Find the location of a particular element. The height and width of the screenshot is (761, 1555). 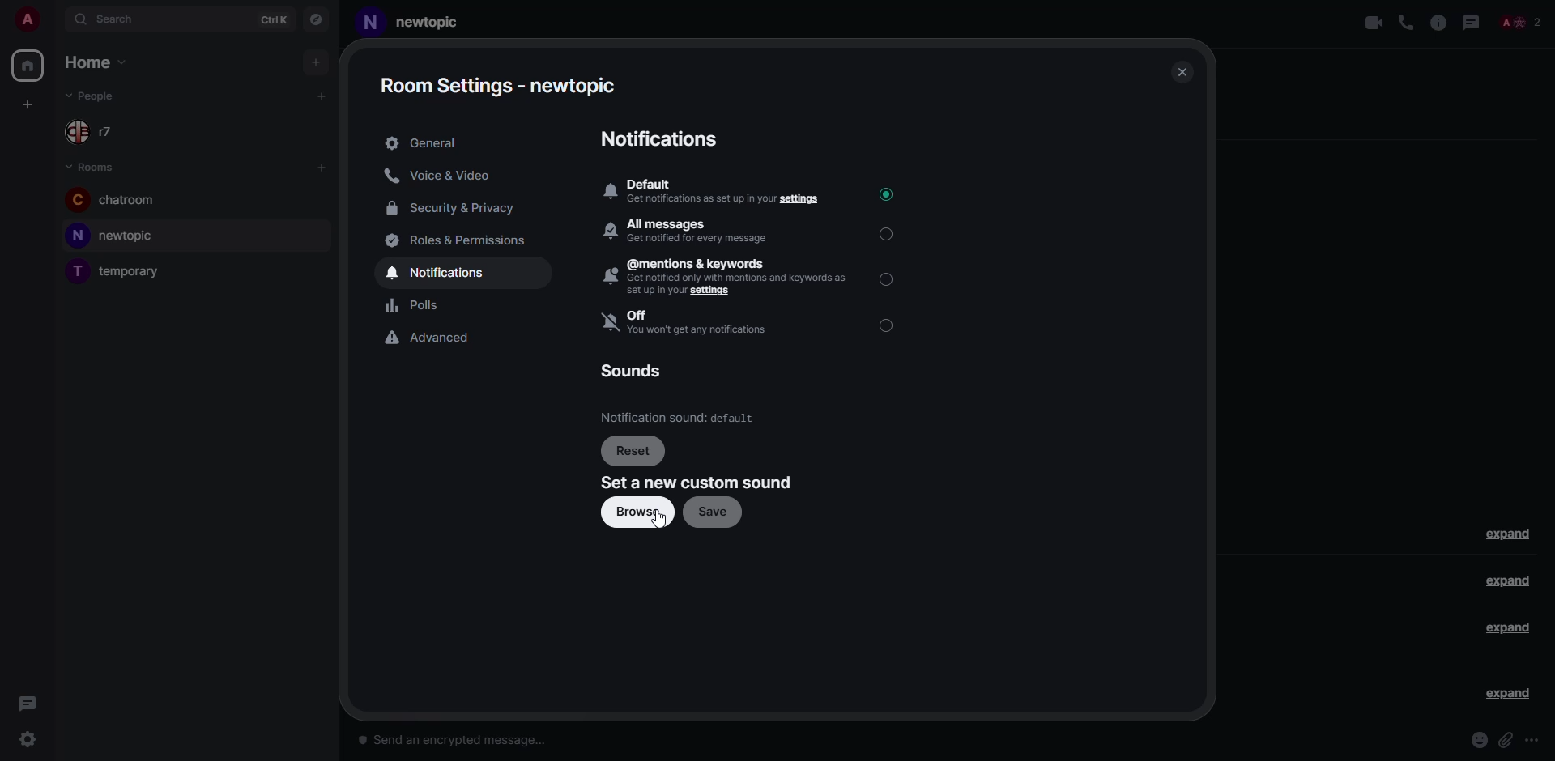

threads is located at coordinates (1471, 22).